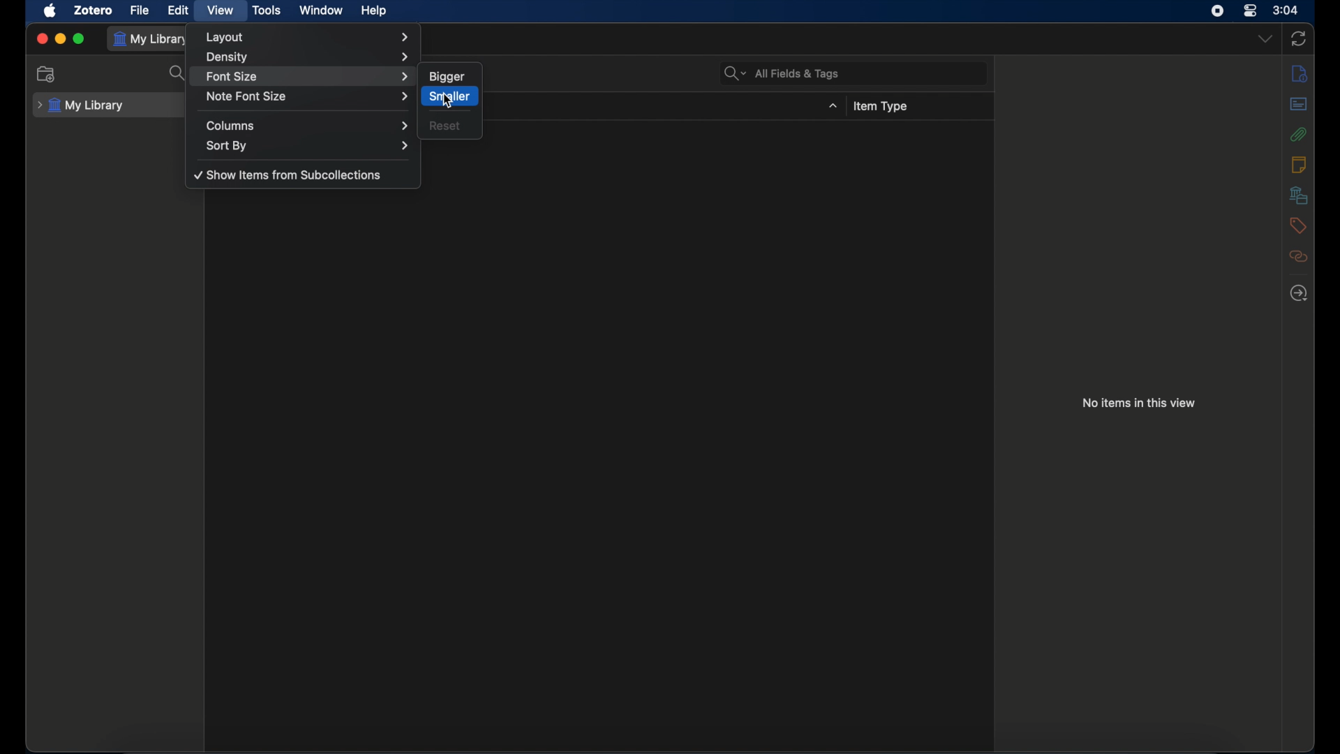 The image size is (1340, 754). What do you see at coordinates (308, 57) in the screenshot?
I see `density` at bounding box center [308, 57].